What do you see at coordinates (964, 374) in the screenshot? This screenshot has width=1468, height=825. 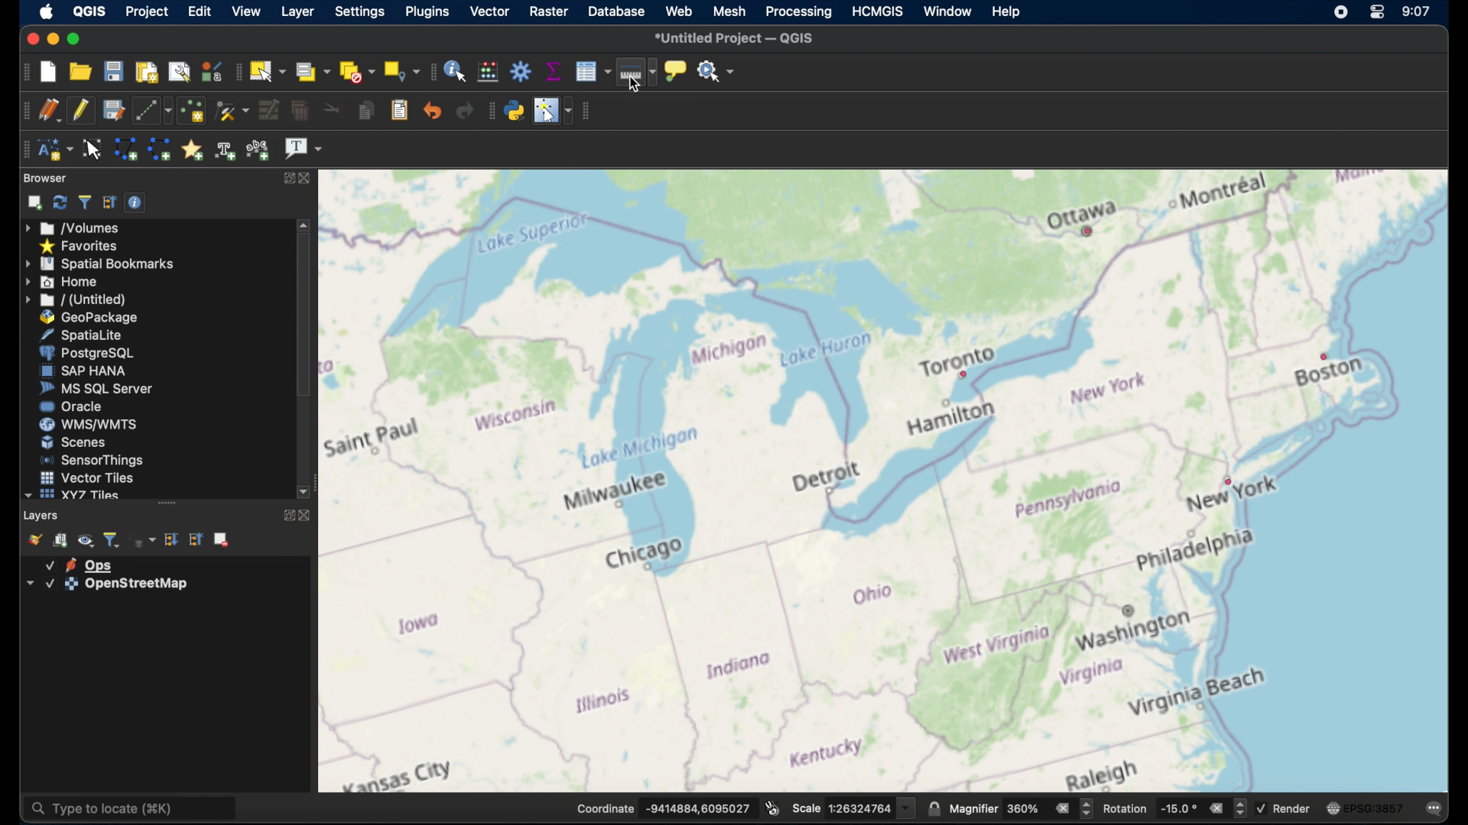 I see `point feature` at bounding box center [964, 374].